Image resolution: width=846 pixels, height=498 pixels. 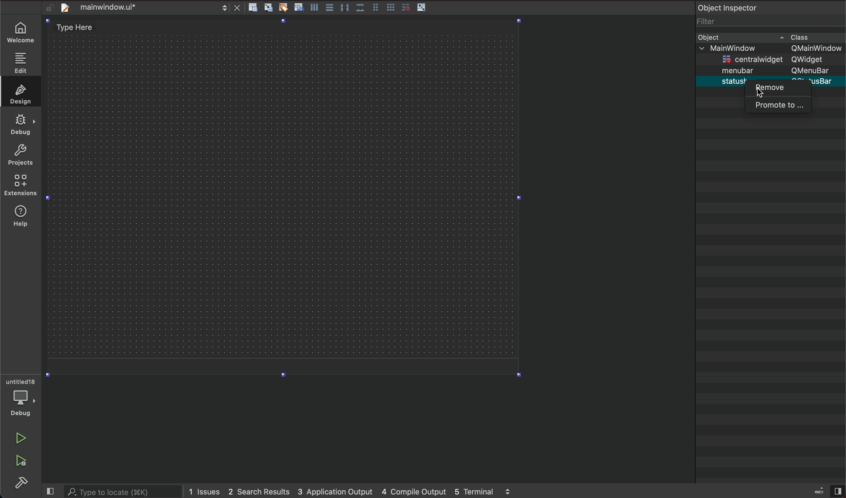 I want to click on debug, so click(x=20, y=127).